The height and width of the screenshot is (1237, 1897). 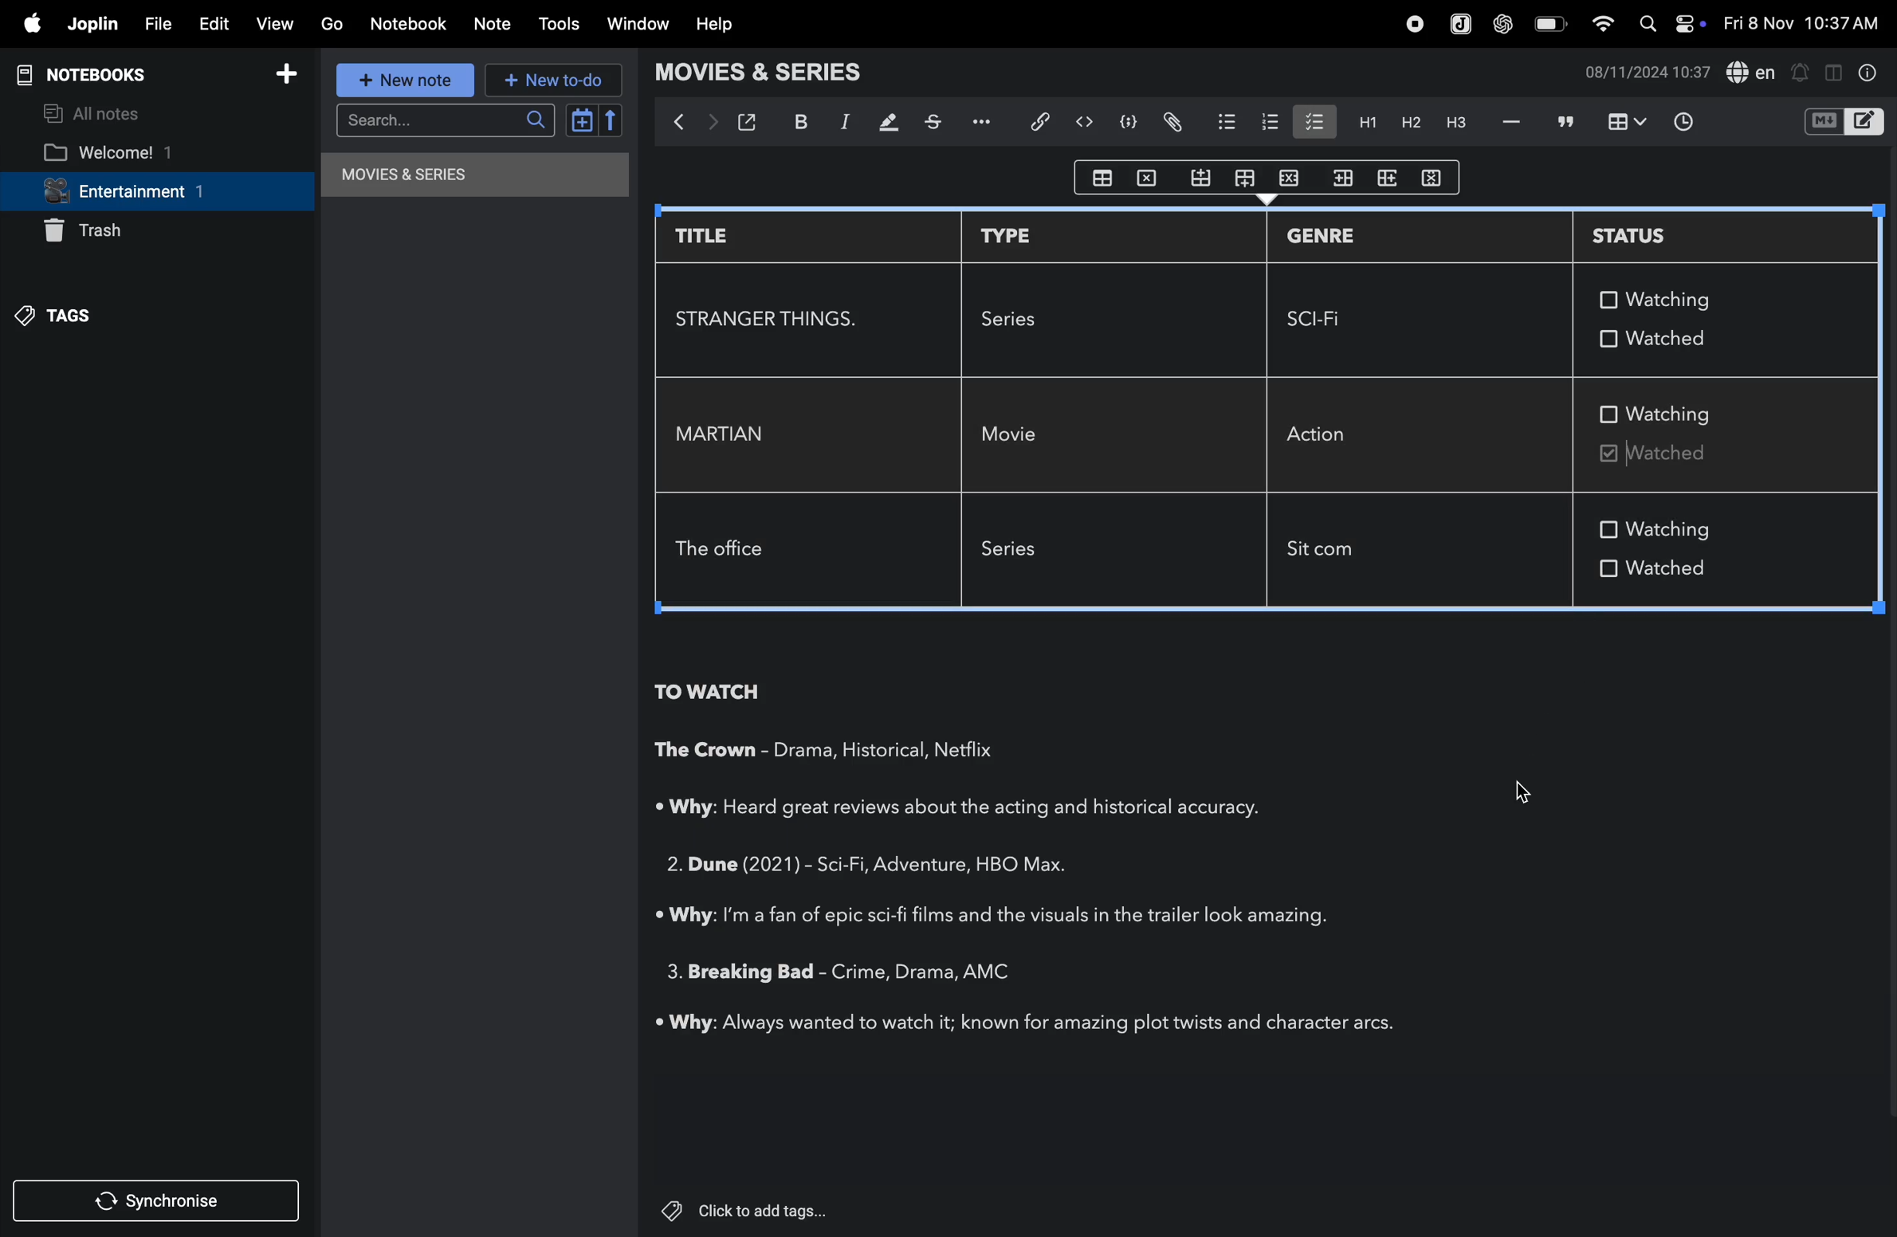 What do you see at coordinates (1754, 71) in the screenshot?
I see `spell check` at bounding box center [1754, 71].